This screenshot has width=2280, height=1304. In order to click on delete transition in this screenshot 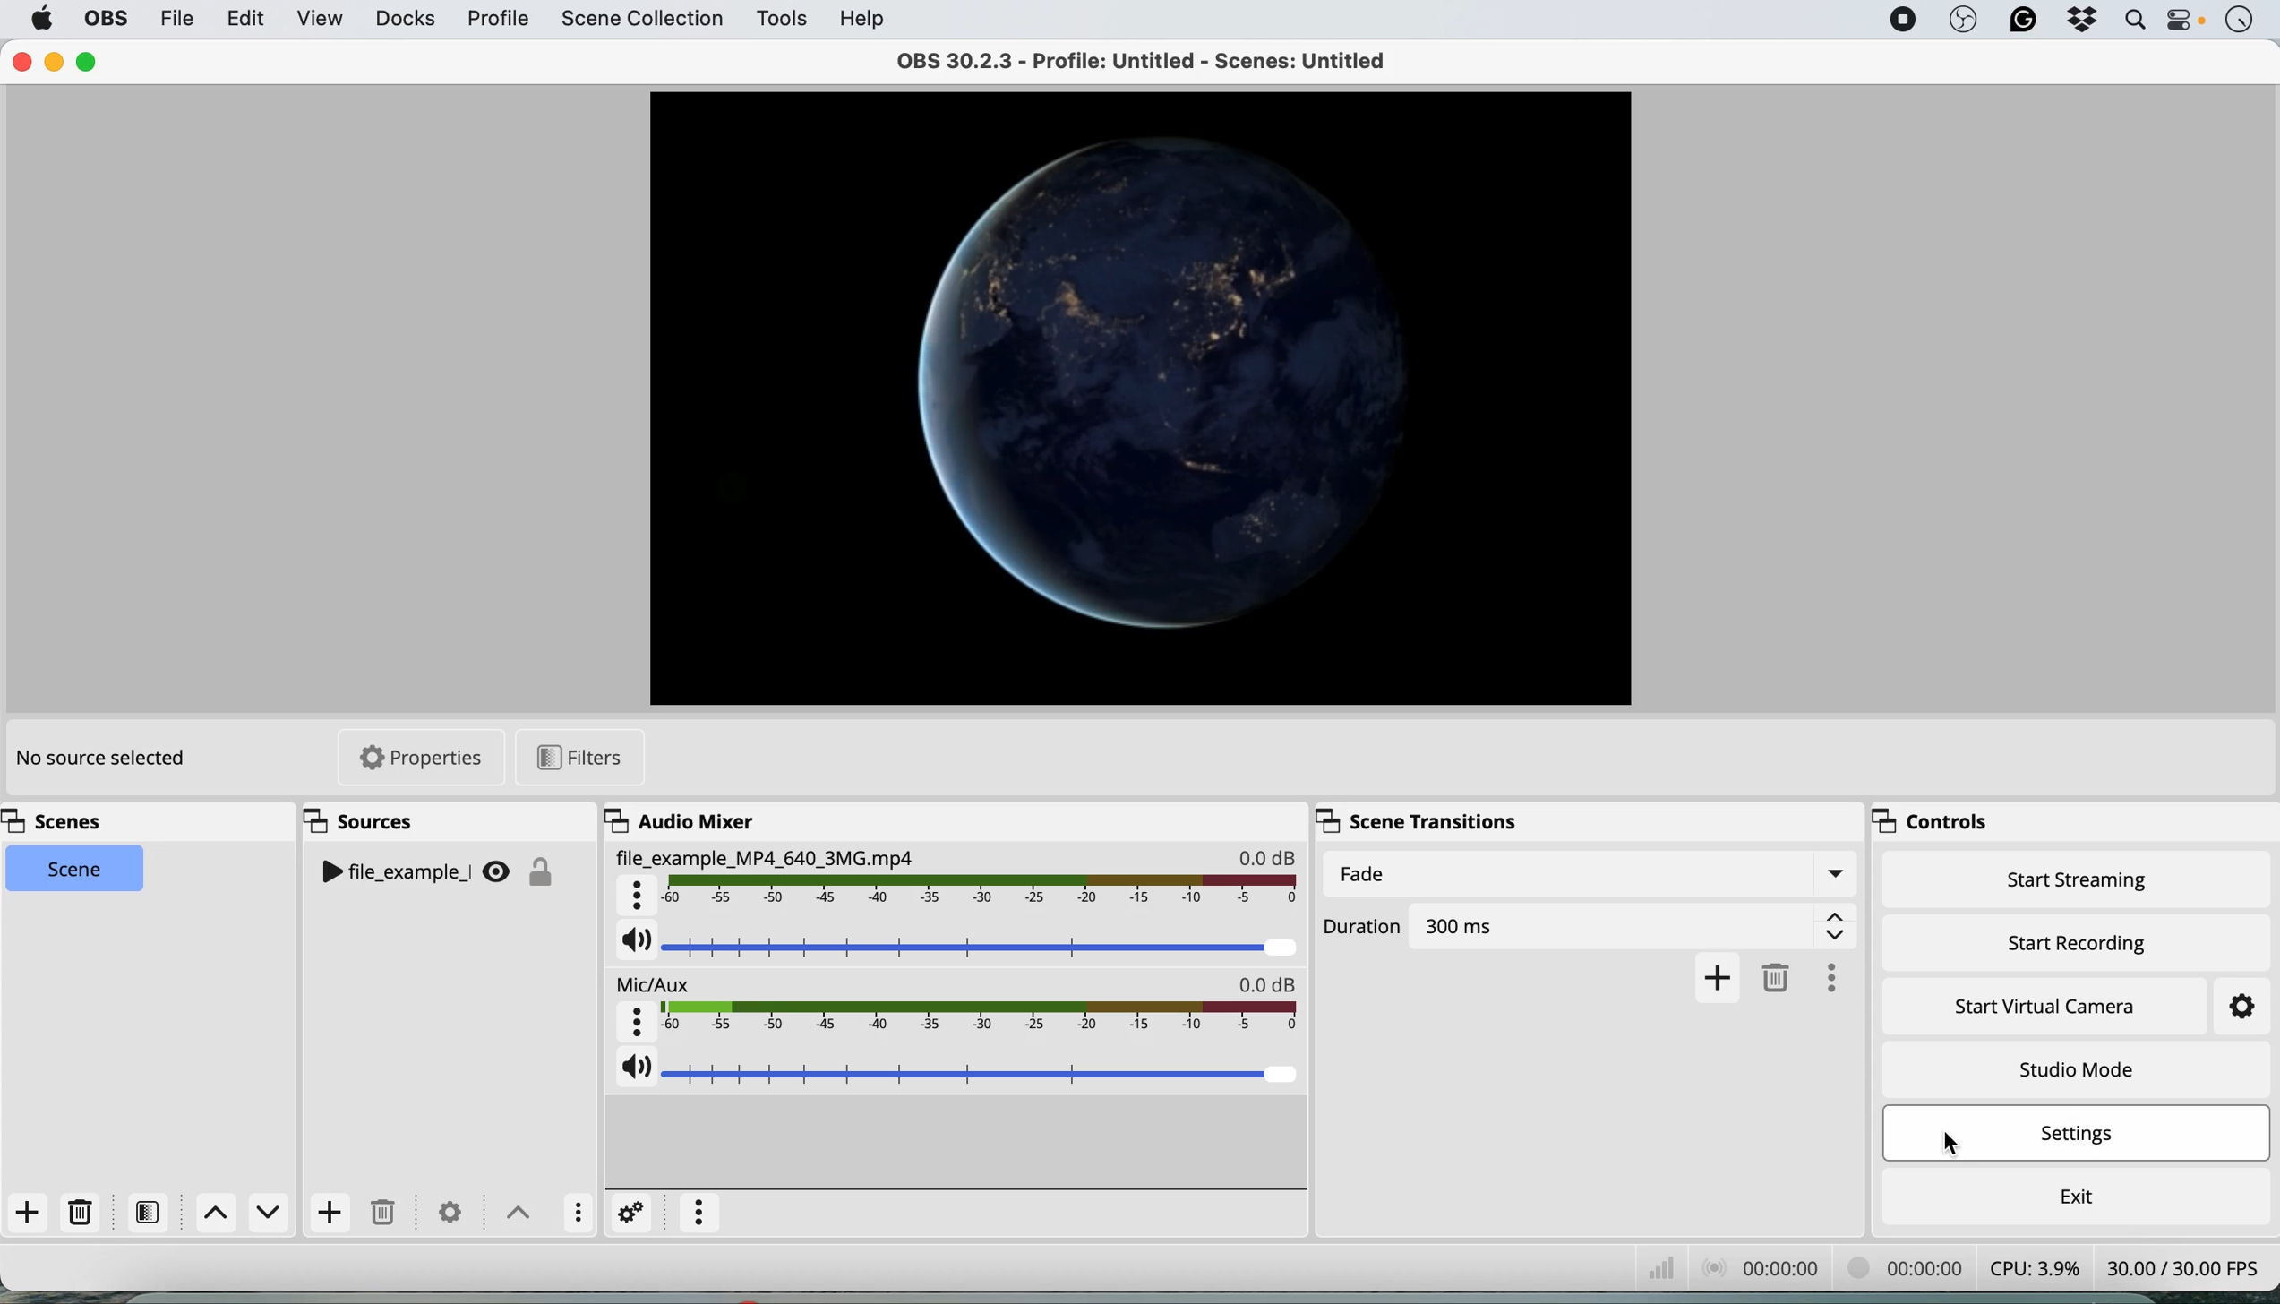, I will do `click(1780, 976)`.